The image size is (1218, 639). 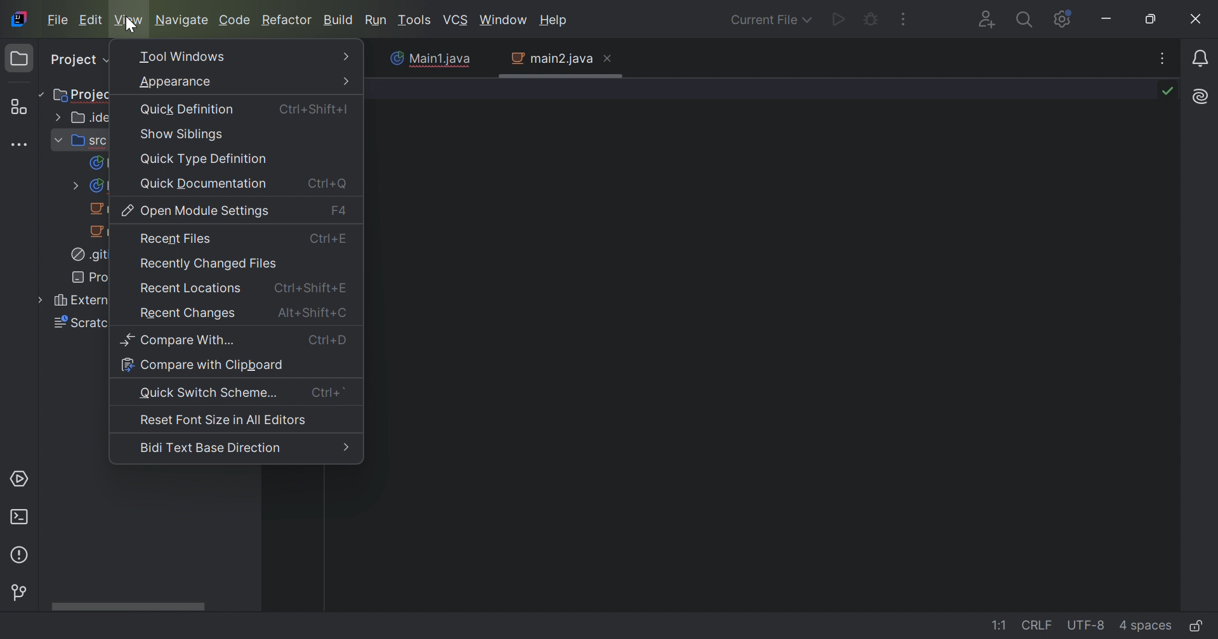 I want to click on Ctrl+E, so click(x=331, y=242).